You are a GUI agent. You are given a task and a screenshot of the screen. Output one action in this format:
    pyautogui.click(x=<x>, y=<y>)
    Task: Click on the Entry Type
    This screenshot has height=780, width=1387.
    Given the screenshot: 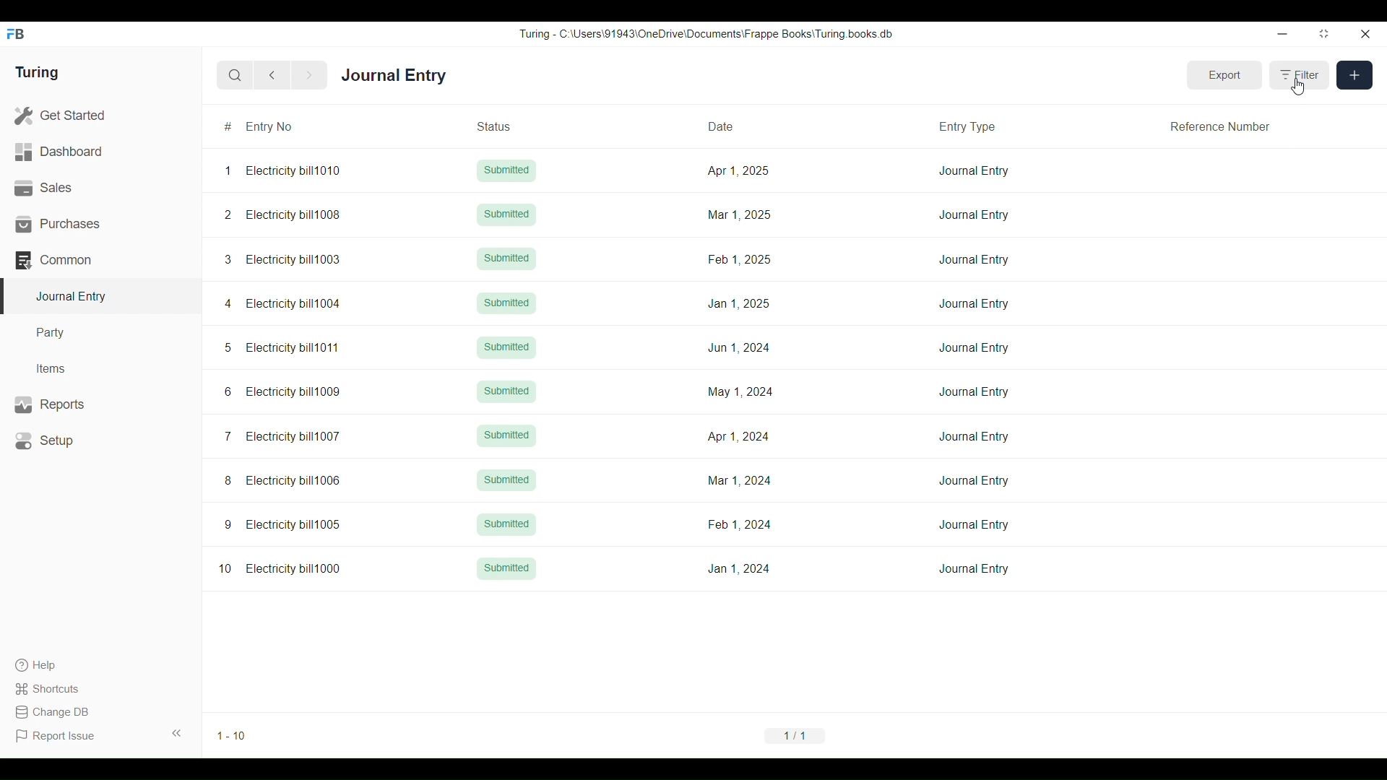 What is the action you would take?
    pyautogui.click(x=972, y=125)
    